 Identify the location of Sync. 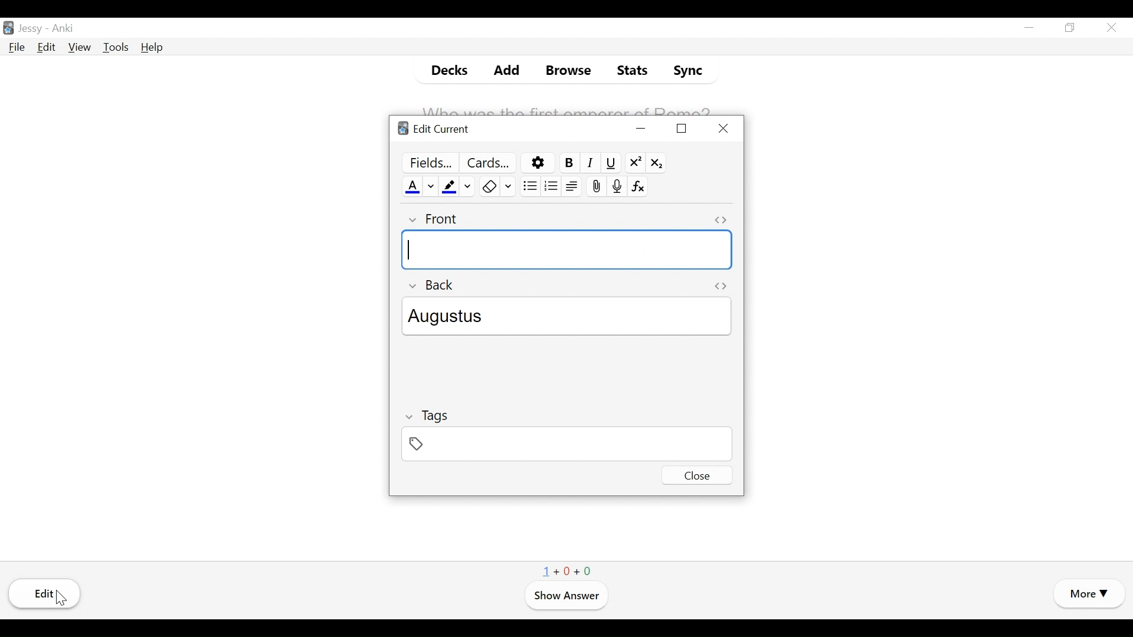
(685, 70).